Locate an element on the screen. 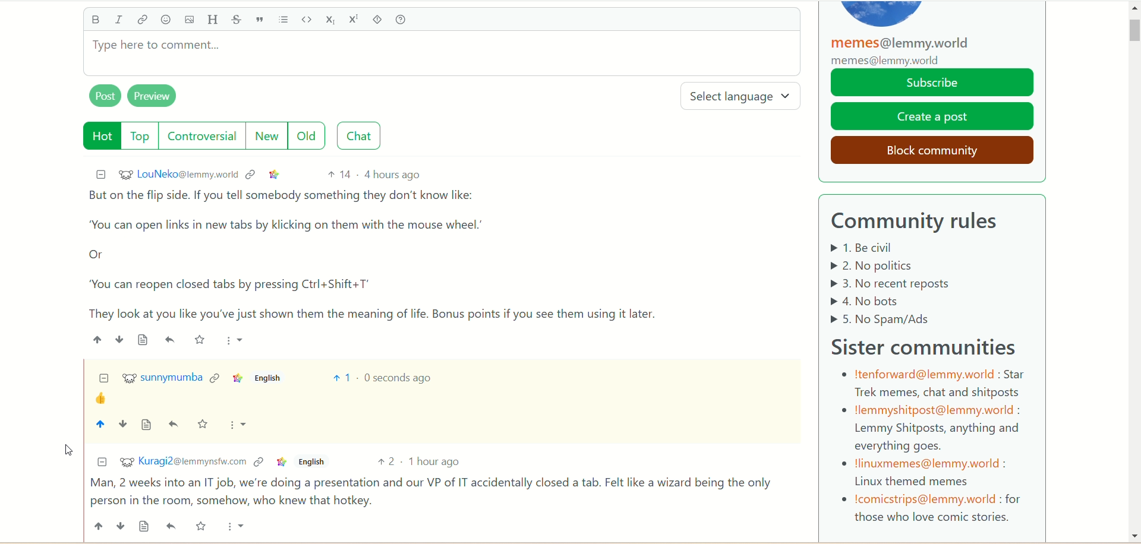 This screenshot has height=544, width=1141. link is located at coordinates (144, 20).